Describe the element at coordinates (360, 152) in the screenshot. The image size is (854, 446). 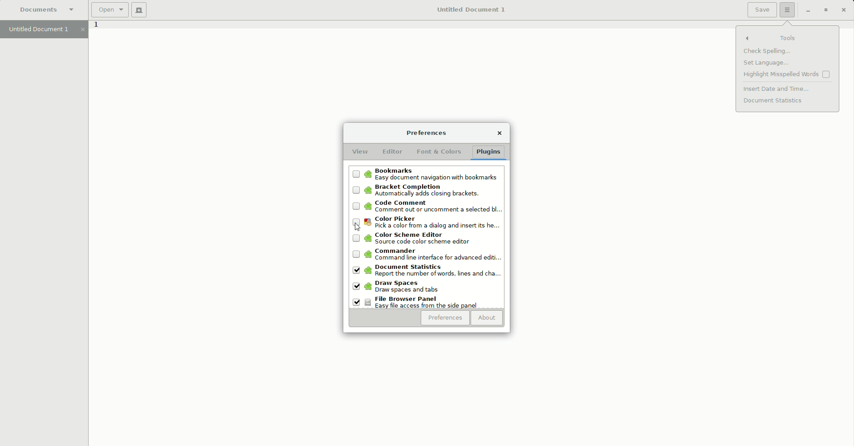
I see `View` at that location.